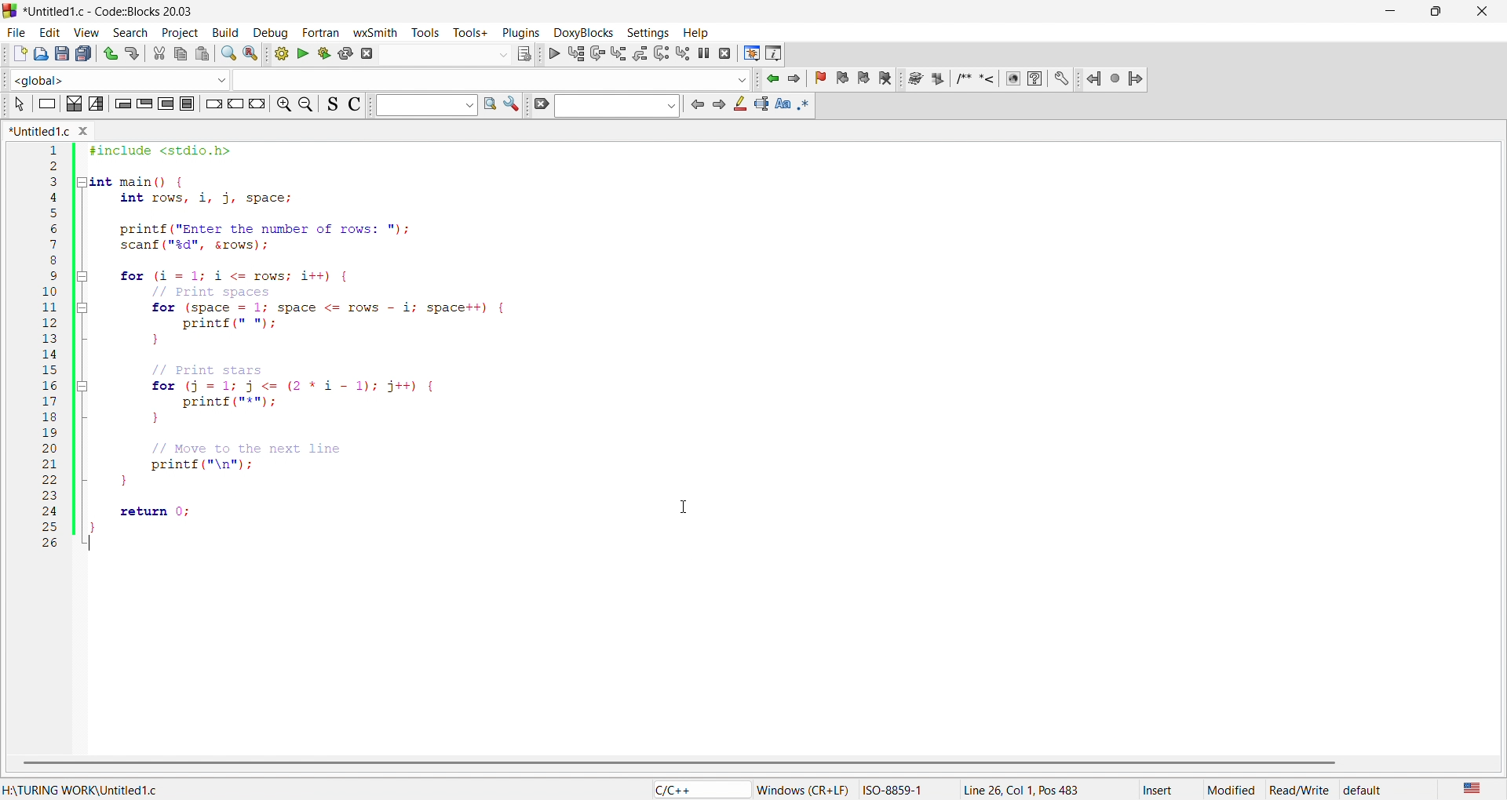  I want to click on file type, so click(690, 790).